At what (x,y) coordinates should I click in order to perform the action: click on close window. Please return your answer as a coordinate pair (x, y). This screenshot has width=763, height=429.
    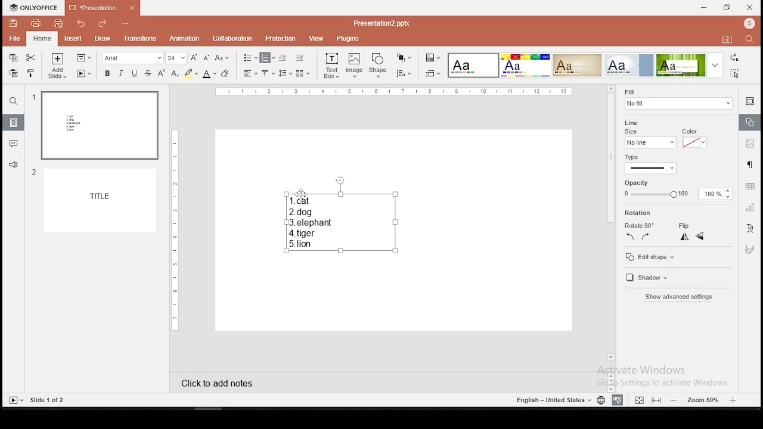
    Looking at the image, I should click on (750, 7).